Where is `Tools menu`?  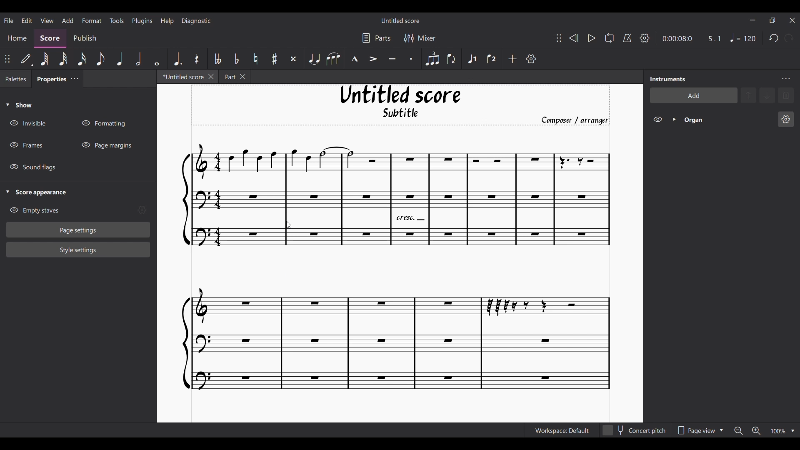 Tools menu is located at coordinates (117, 20).